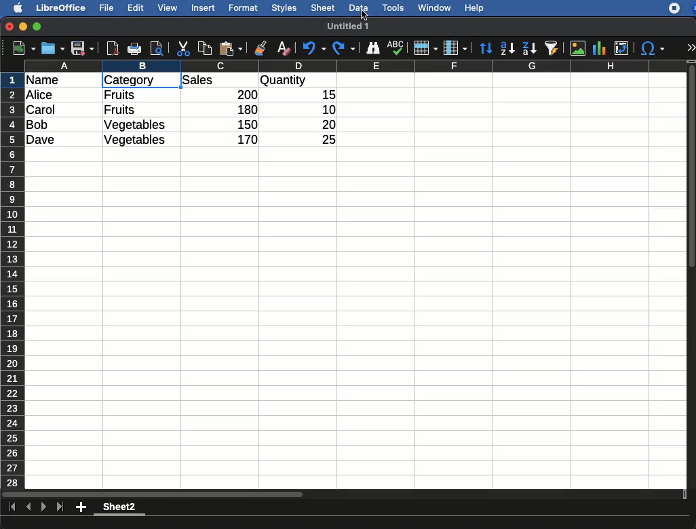 The width and height of the screenshot is (696, 529). Describe the element at coordinates (120, 94) in the screenshot. I see `Fruits` at that location.